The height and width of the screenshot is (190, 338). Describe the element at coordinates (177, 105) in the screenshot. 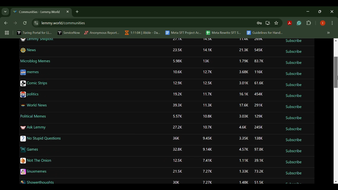

I see `39.3K` at that location.